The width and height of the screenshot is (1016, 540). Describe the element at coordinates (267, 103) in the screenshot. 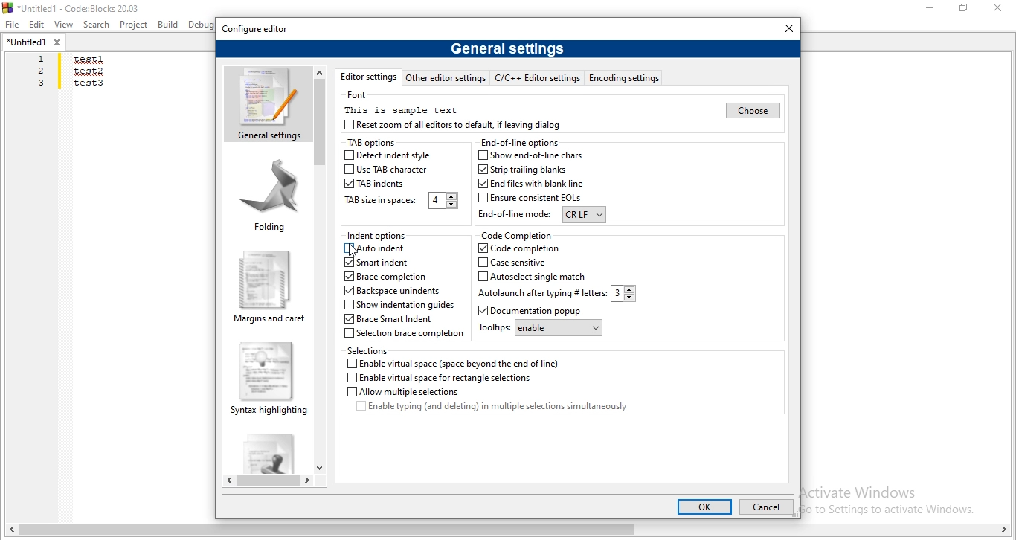

I see `general settings` at that location.